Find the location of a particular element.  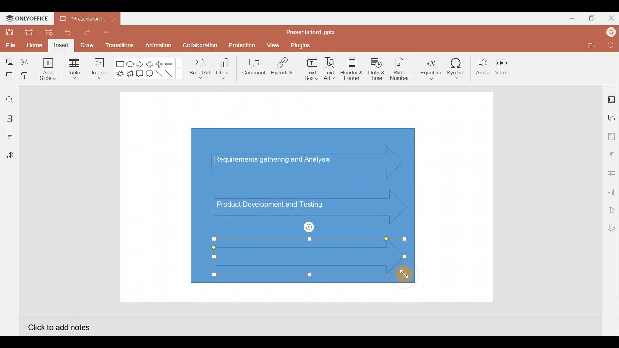

Maximize is located at coordinates (590, 18).